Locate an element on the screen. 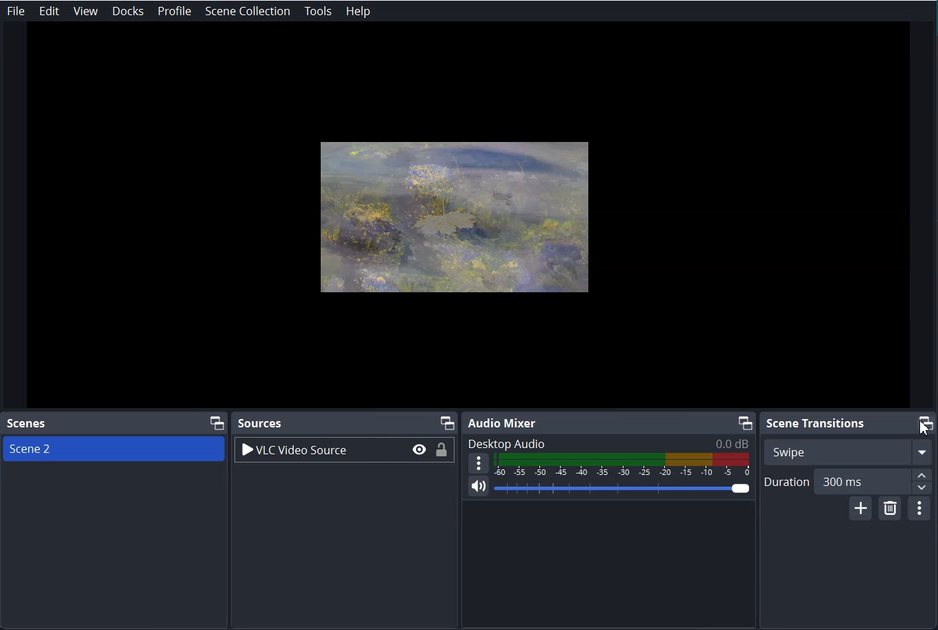 The image size is (938, 630). Edit is located at coordinates (48, 11).